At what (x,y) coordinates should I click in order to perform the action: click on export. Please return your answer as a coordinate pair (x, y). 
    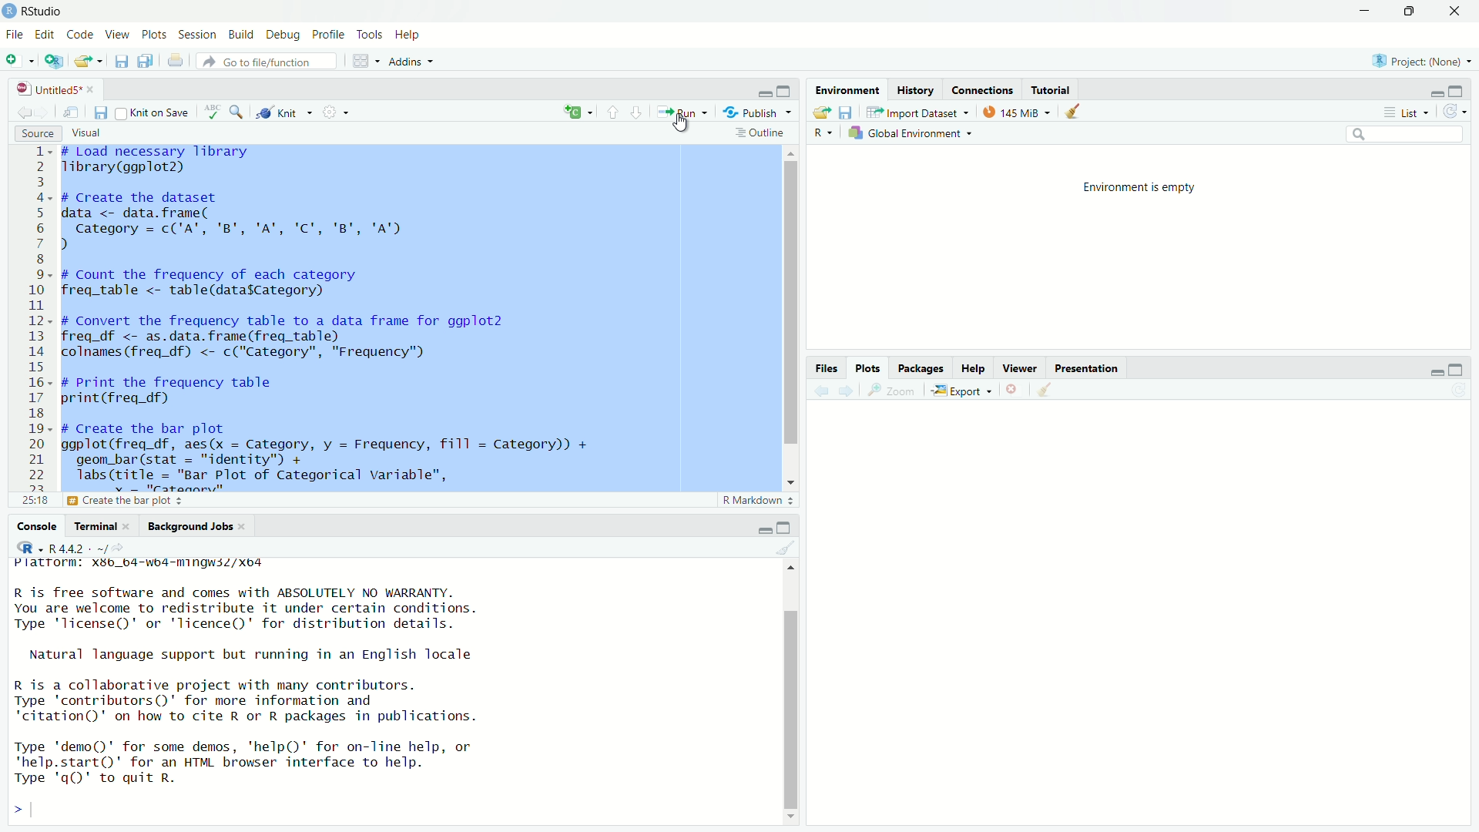
    Looking at the image, I should click on (960, 391).